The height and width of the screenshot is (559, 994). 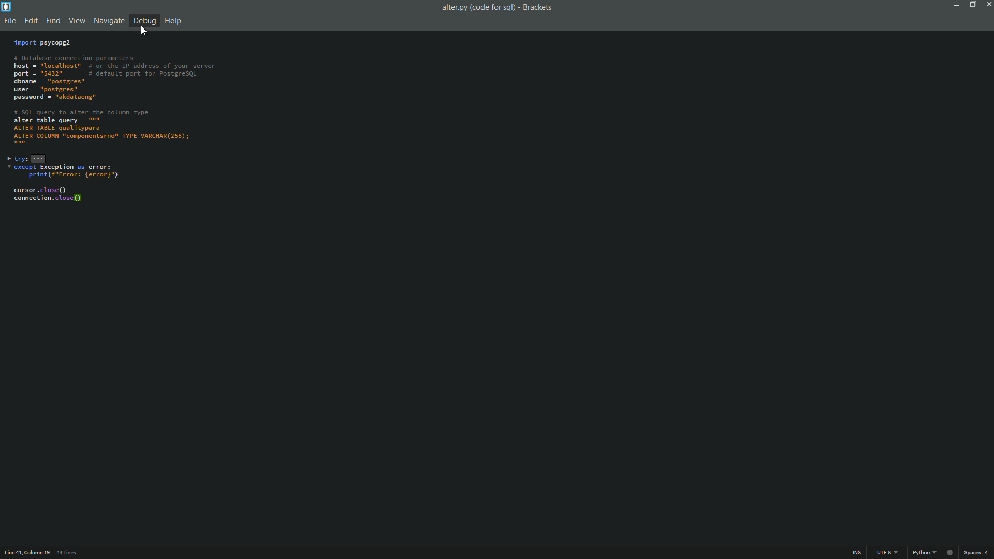 I want to click on Help menu, so click(x=175, y=20).